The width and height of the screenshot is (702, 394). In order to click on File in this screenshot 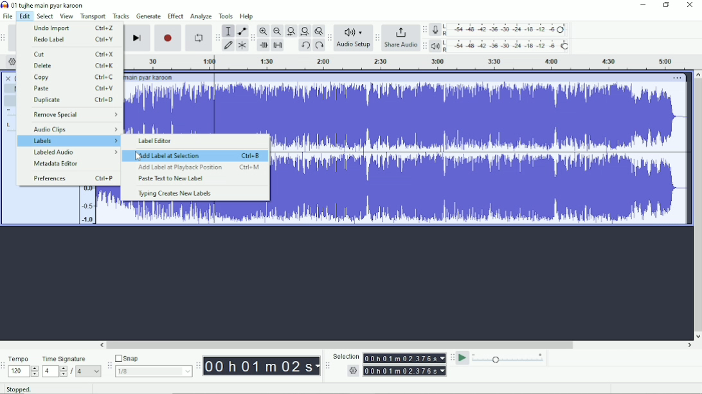, I will do `click(7, 16)`.